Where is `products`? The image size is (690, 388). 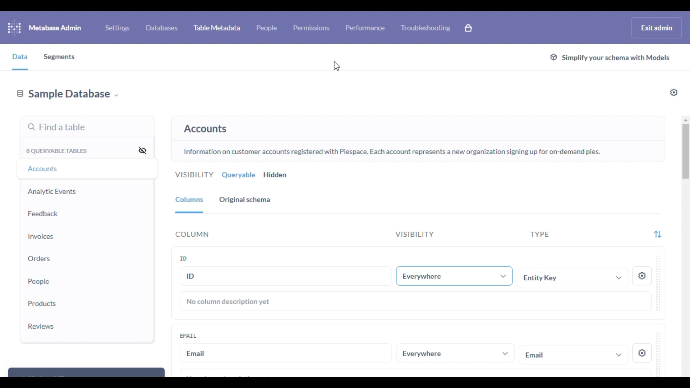
products is located at coordinates (43, 304).